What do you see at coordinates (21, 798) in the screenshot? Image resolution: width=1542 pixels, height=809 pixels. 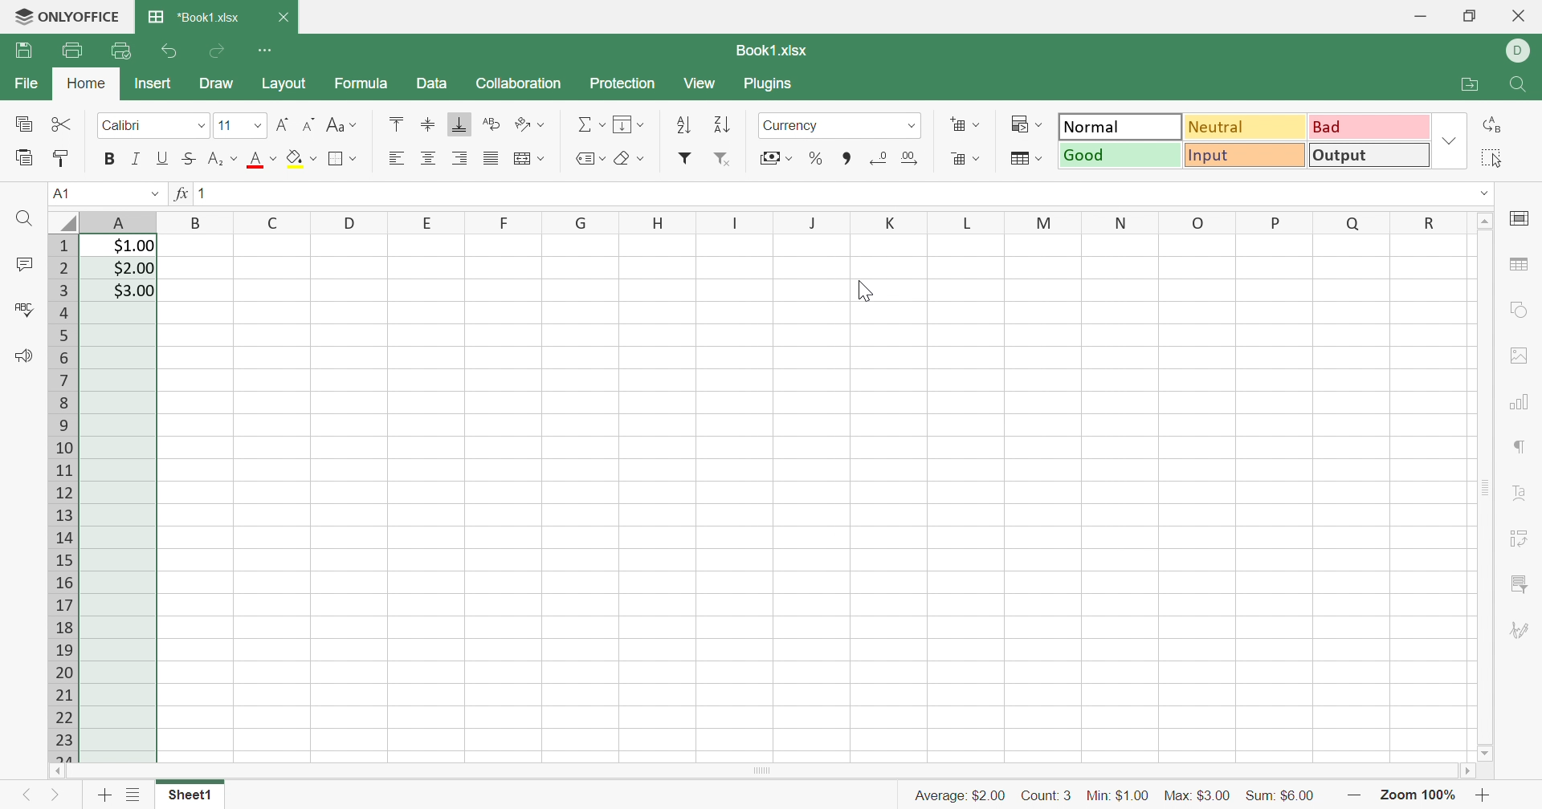 I see `Previous` at bounding box center [21, 798].